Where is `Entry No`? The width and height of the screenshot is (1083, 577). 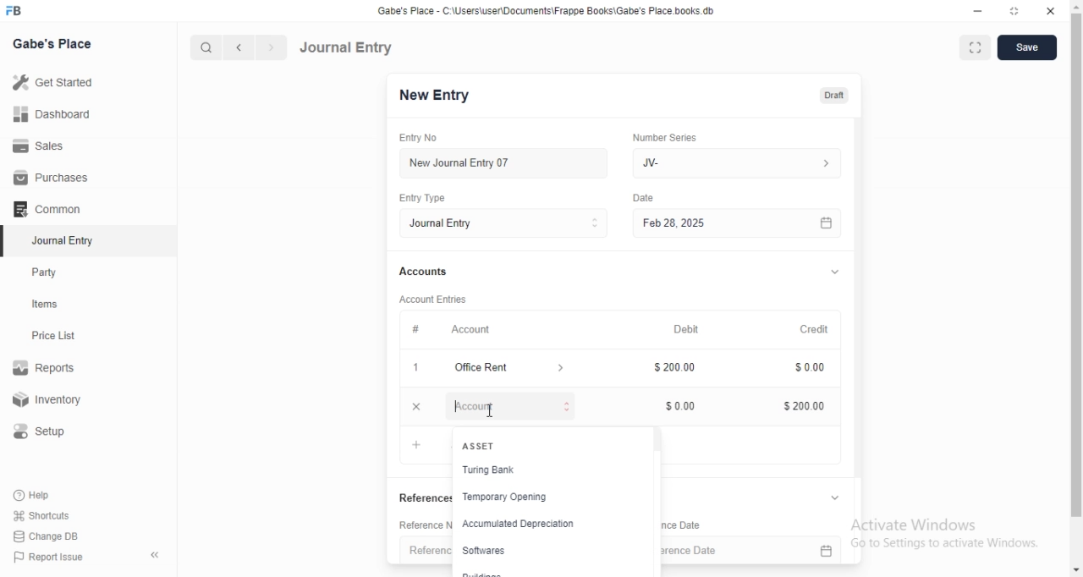
Entry No is located at coordinates (428, 138).